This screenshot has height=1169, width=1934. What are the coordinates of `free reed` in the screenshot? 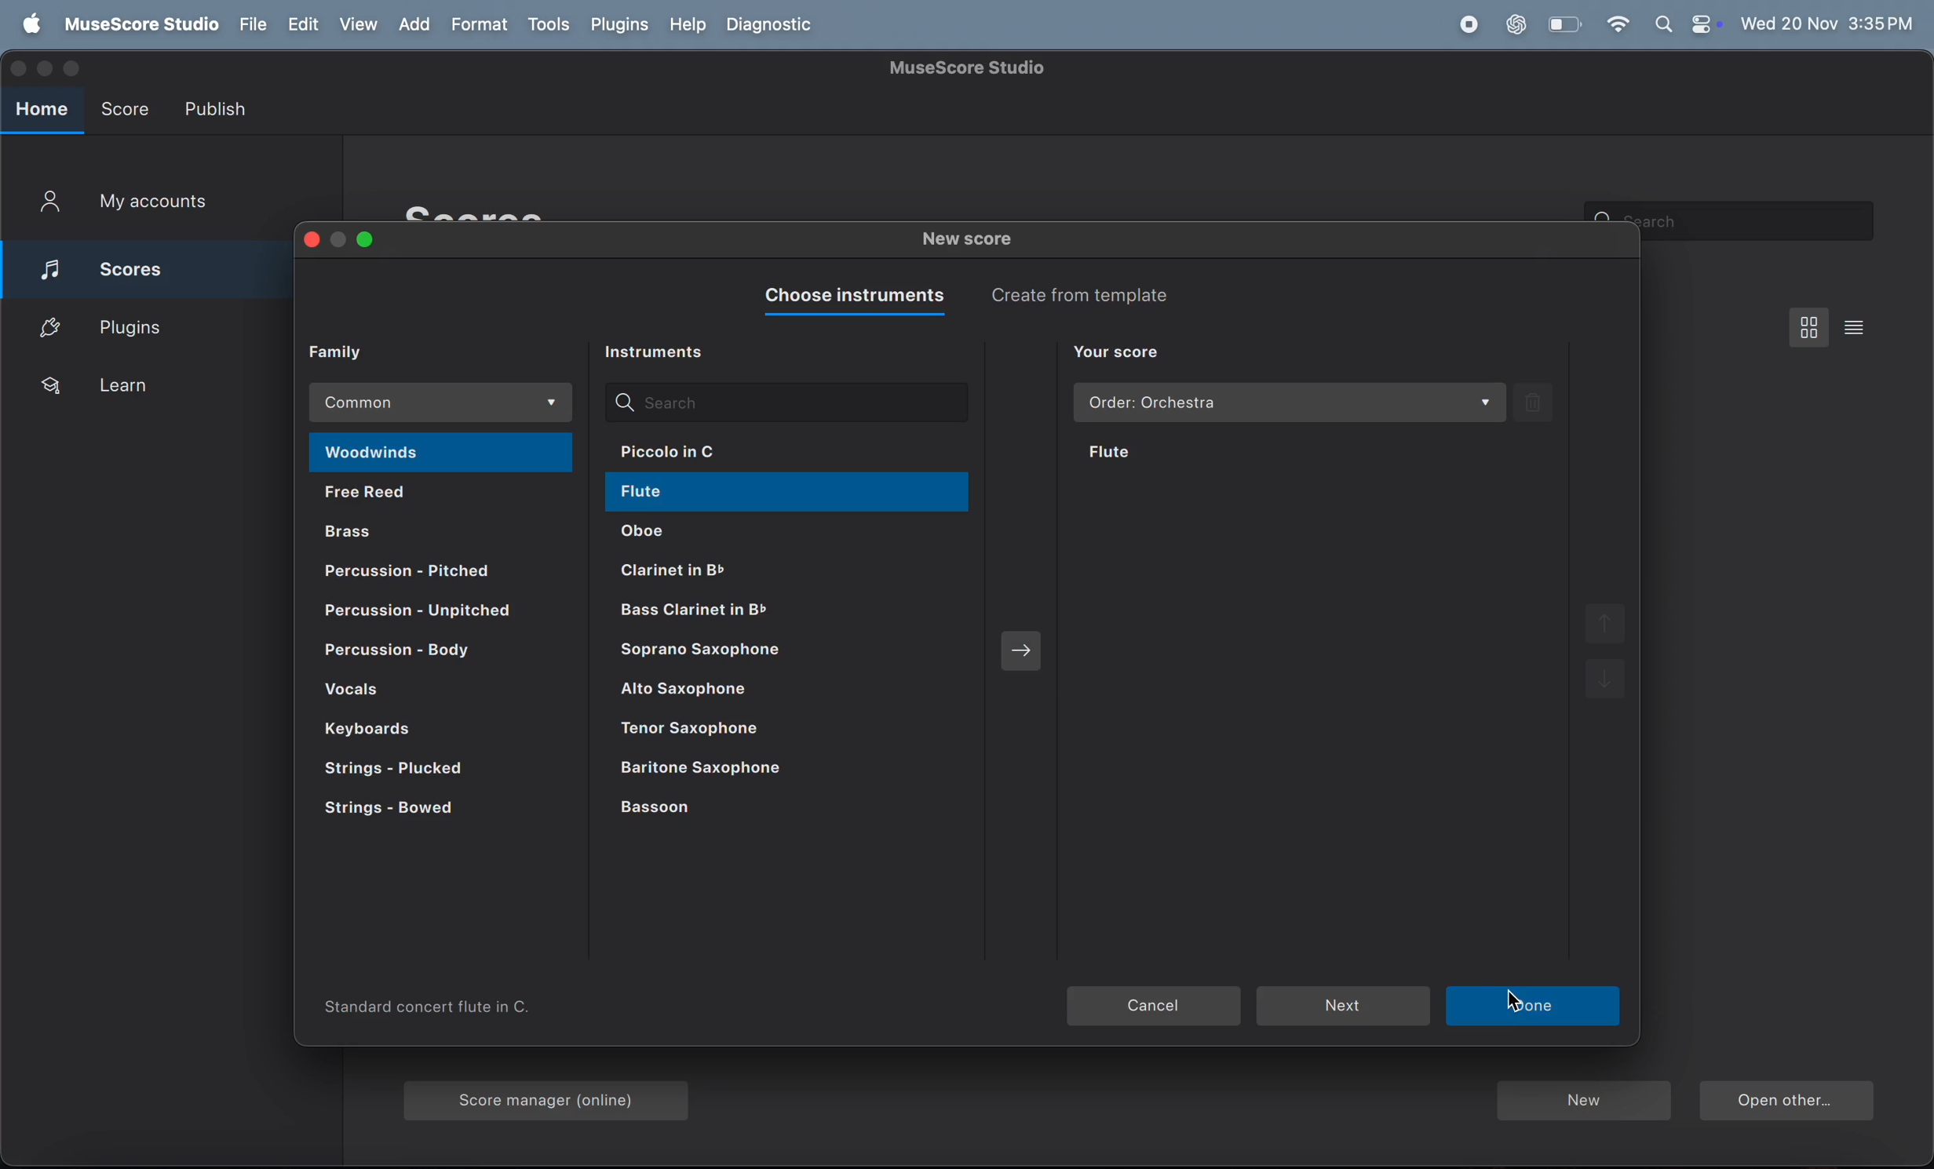 It's located at (438, 495).